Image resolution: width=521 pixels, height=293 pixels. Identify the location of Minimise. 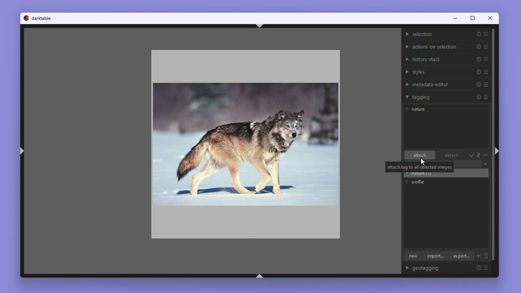
(486, 156).